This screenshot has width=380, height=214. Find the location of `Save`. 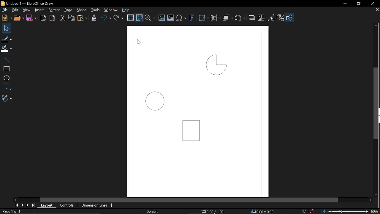

Save is located at coordinates (31, 18).